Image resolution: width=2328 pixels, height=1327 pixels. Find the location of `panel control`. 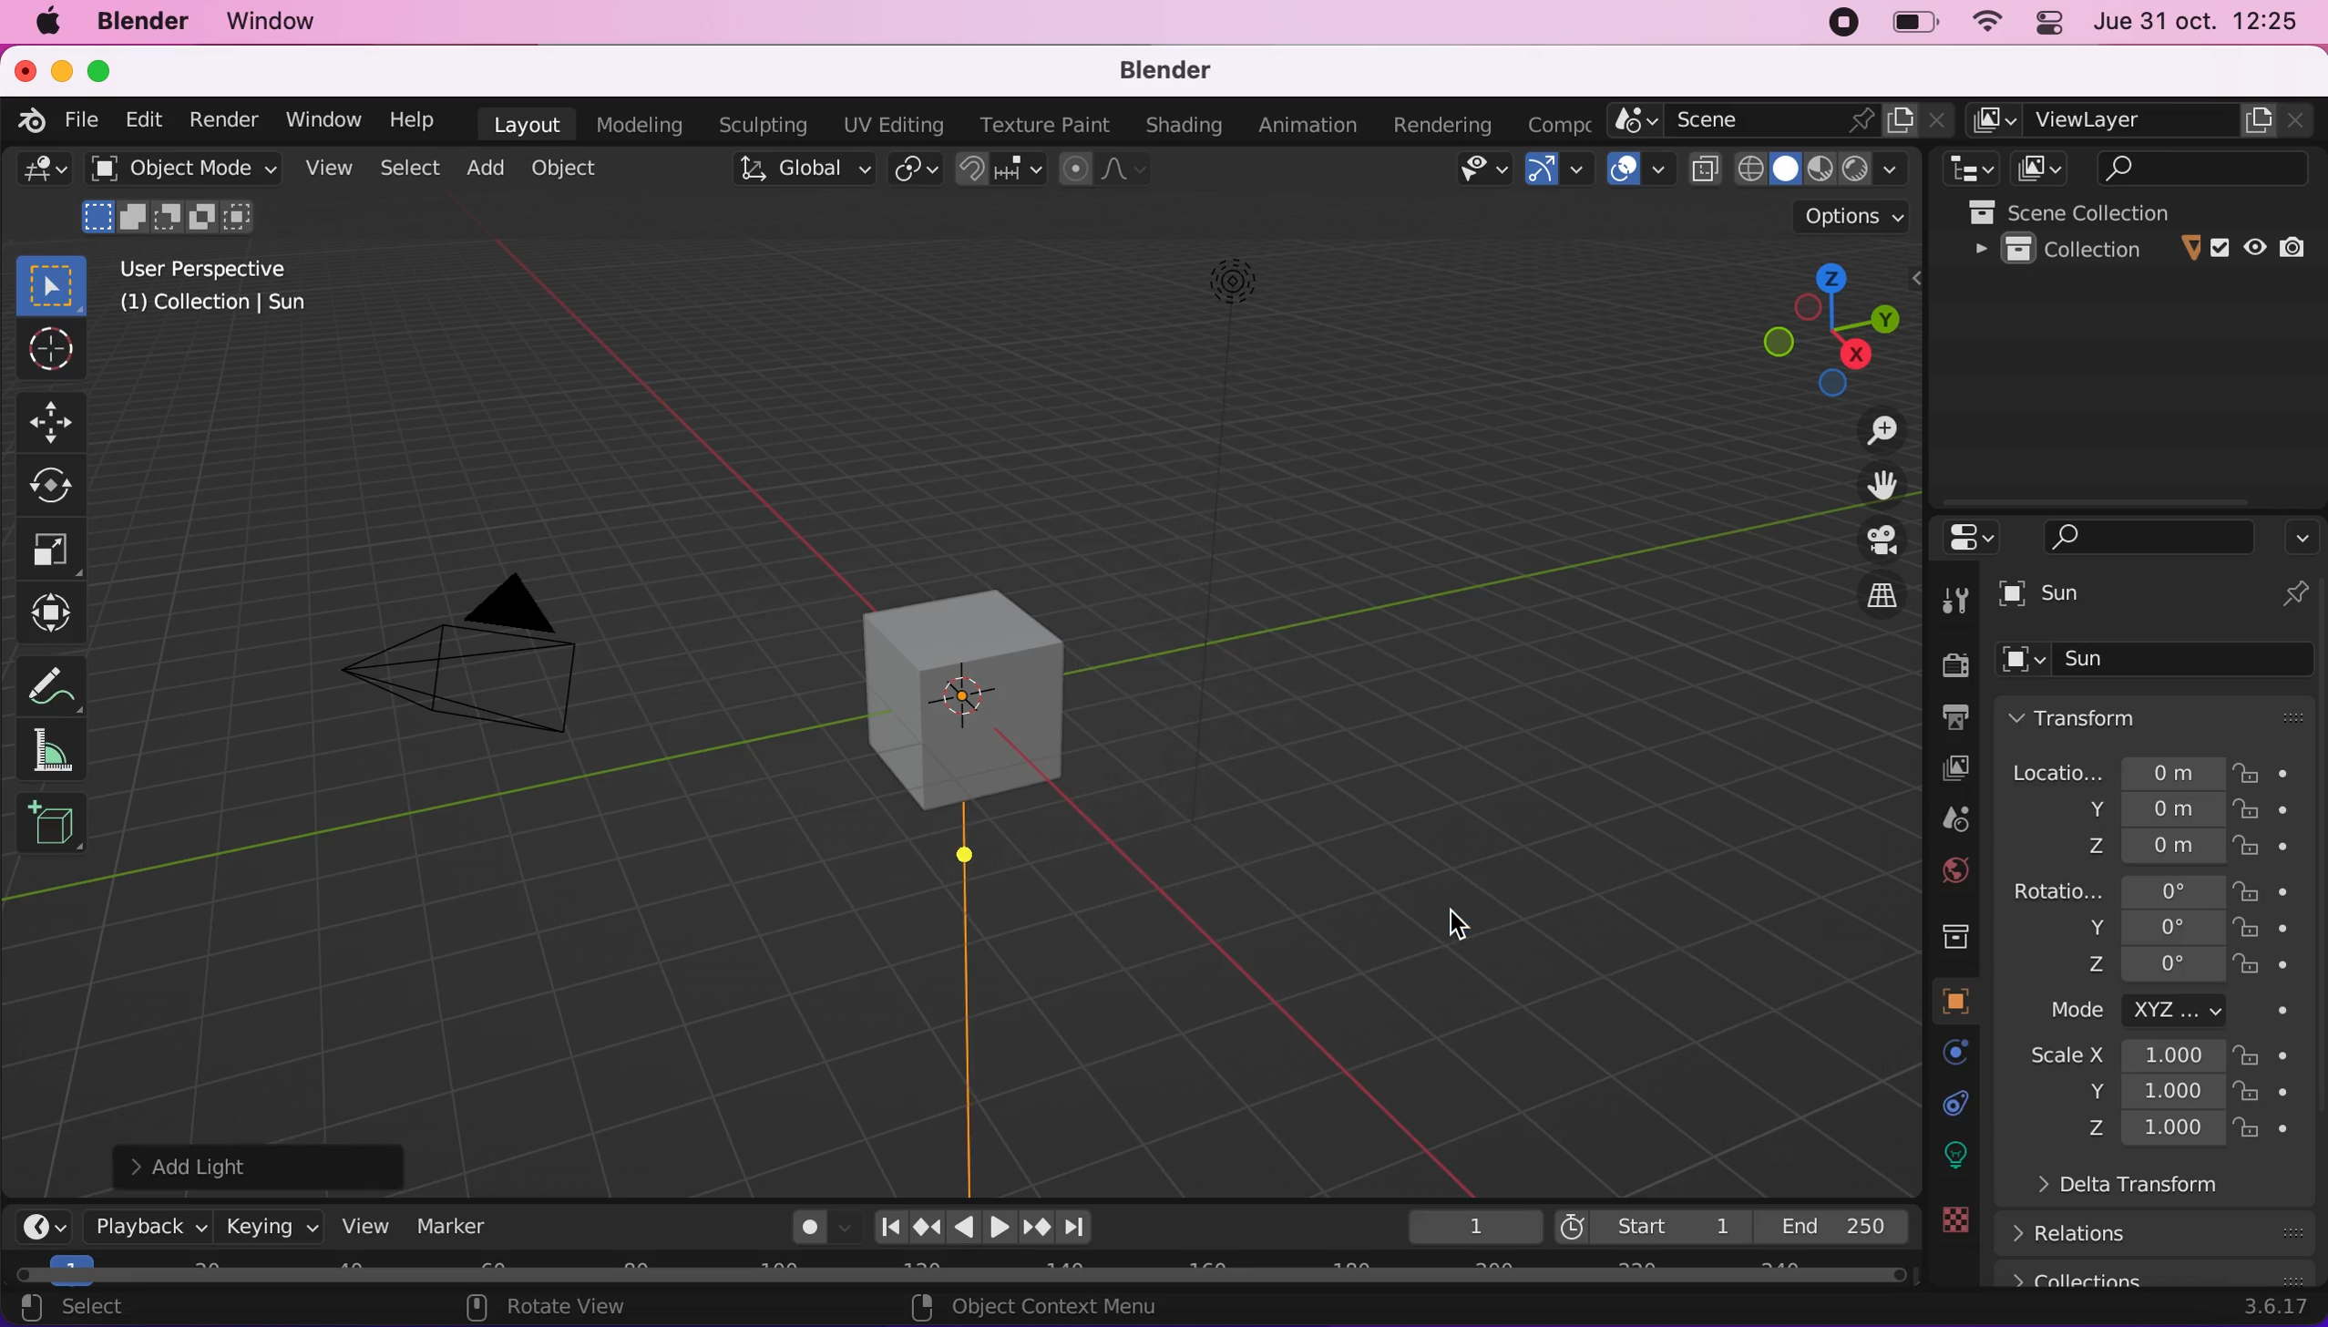

panel control is located at coordinates (2048, 22).